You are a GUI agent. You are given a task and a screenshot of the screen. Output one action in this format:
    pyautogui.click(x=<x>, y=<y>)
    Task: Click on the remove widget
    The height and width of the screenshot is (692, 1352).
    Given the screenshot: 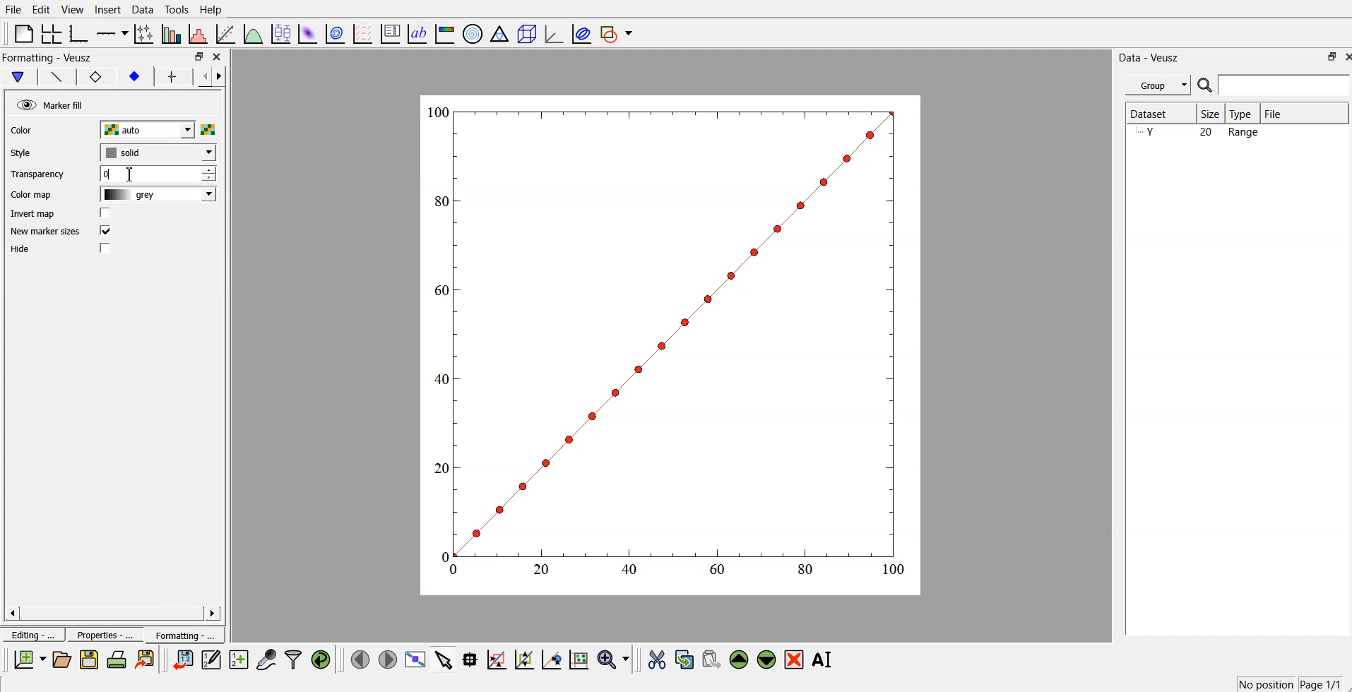 What is the action you would take?
    pyautogui.click(x=794, y=659)
    